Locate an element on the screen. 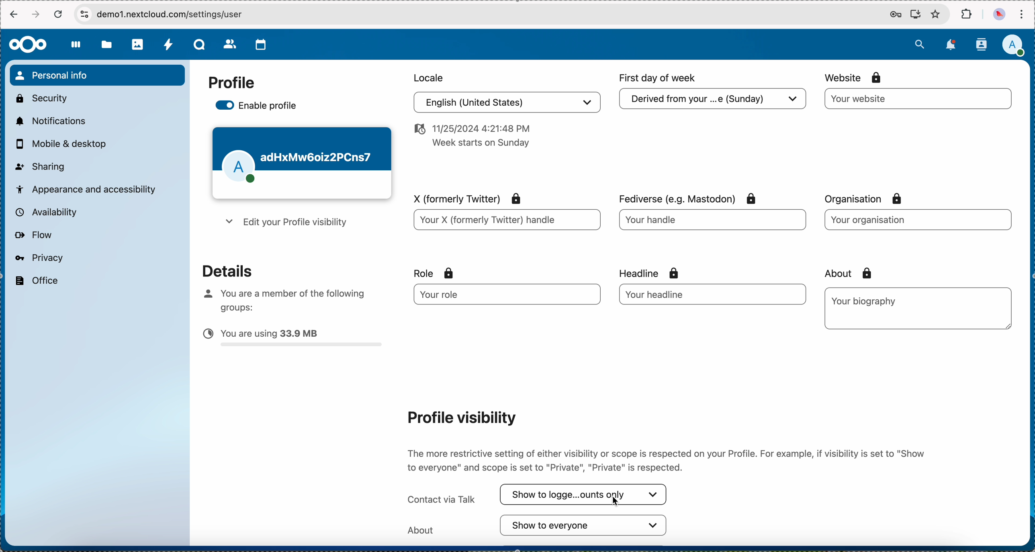 Image resolution: width=1035 pixels, height=552 pixels. profile visibility is located at coordinates (460, 417).